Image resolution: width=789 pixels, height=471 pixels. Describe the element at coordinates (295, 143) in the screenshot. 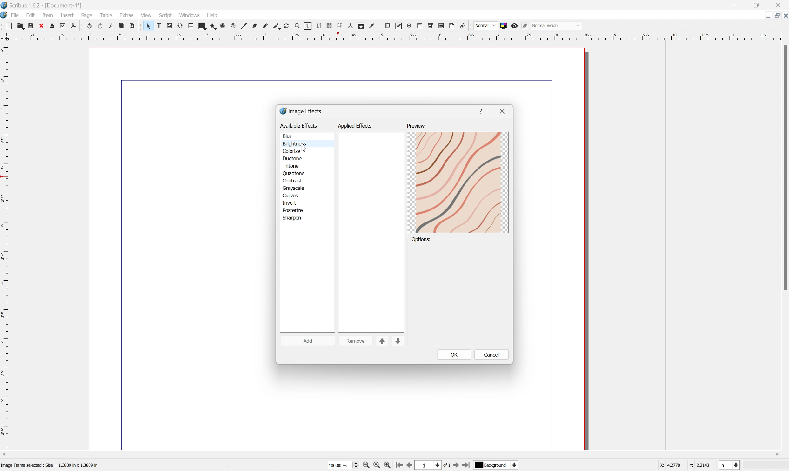

I see `brightness` at that location.